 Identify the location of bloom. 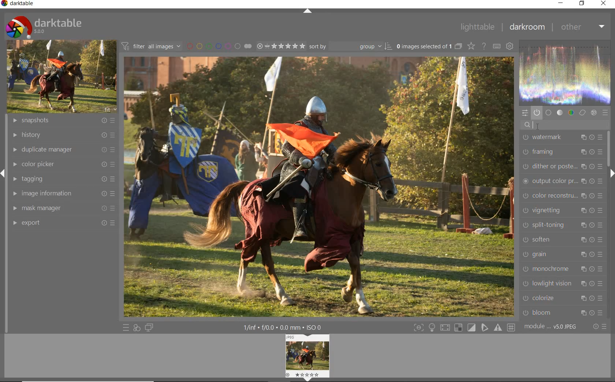
(564, 313).